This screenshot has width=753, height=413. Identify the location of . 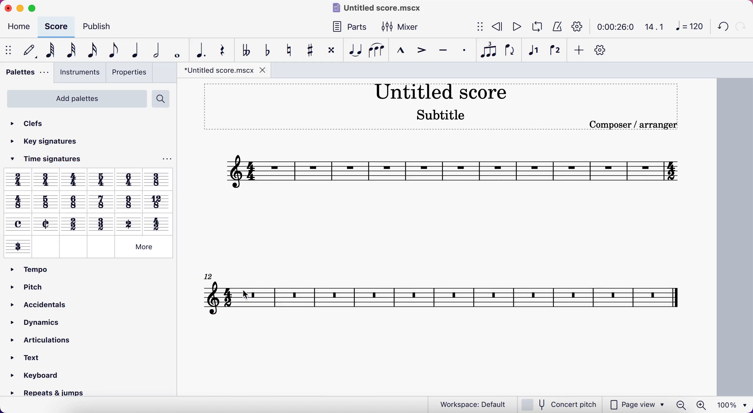
(18, 179).